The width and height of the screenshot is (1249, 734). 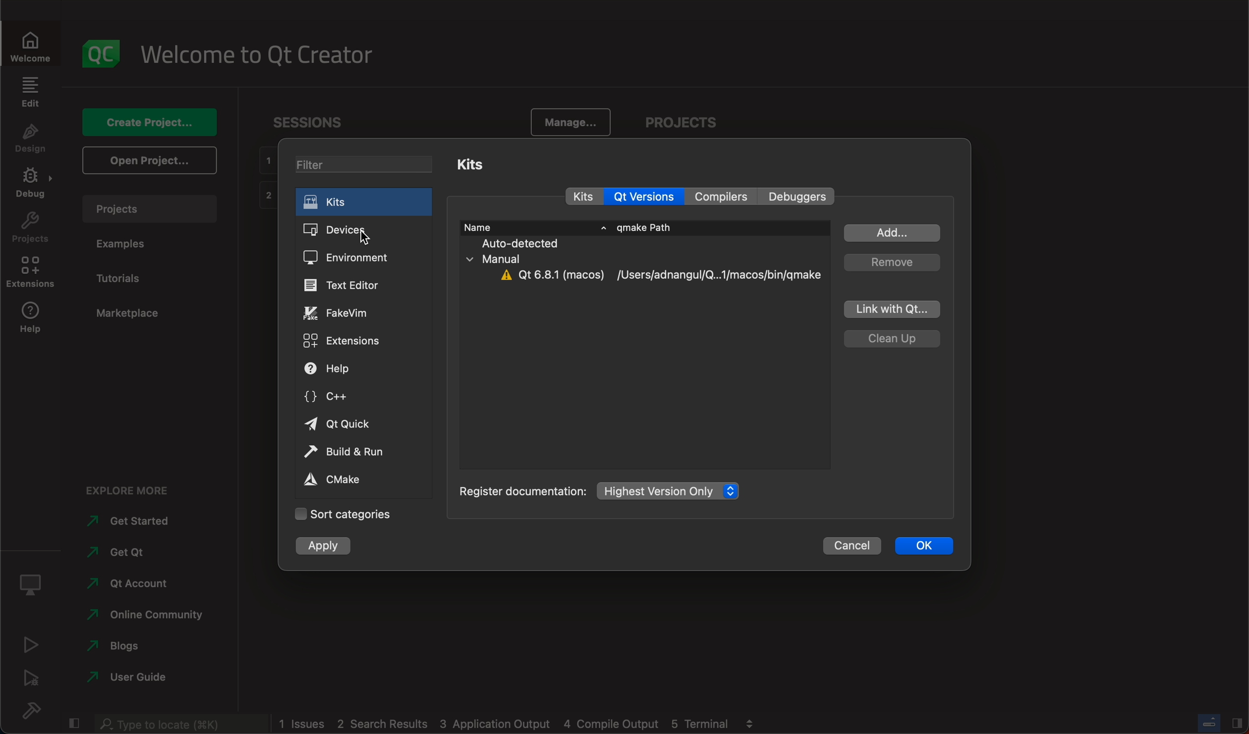 I want to click on projects, so click(x=150, y=208).